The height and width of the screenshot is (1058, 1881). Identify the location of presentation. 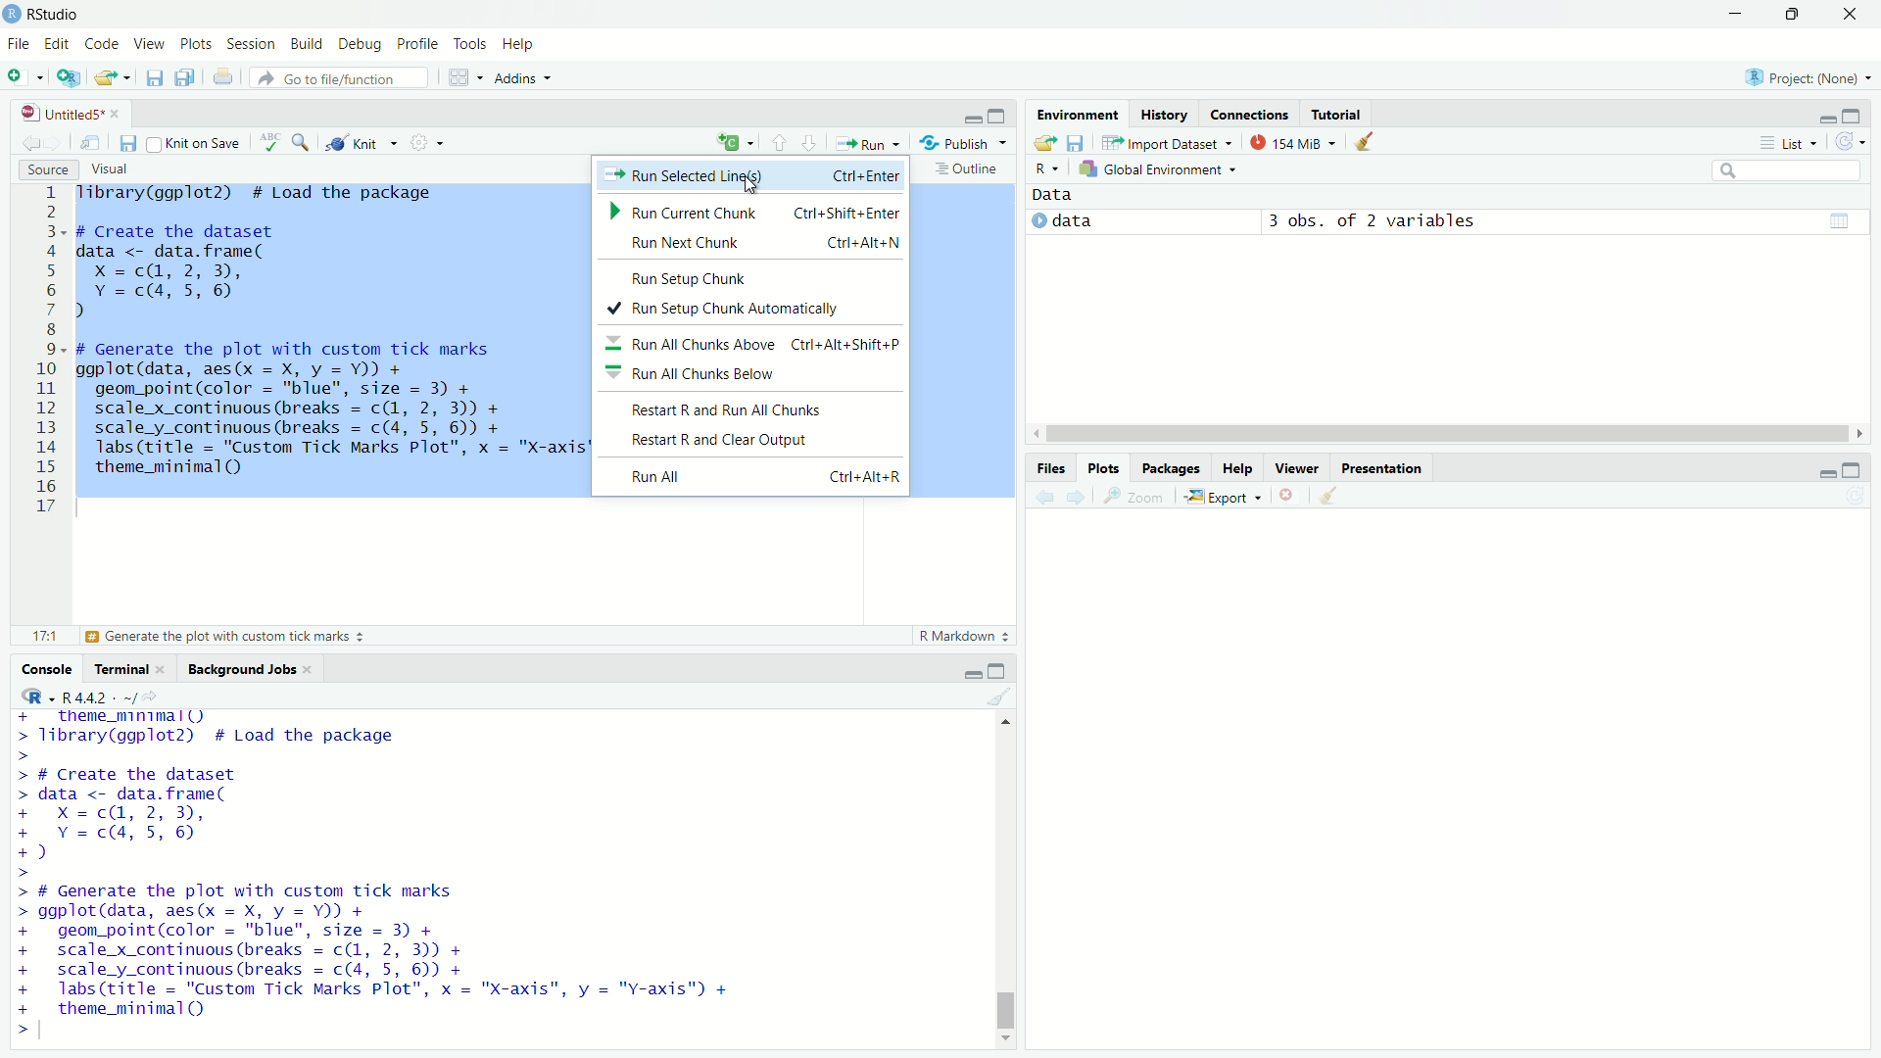
(1381, 466).